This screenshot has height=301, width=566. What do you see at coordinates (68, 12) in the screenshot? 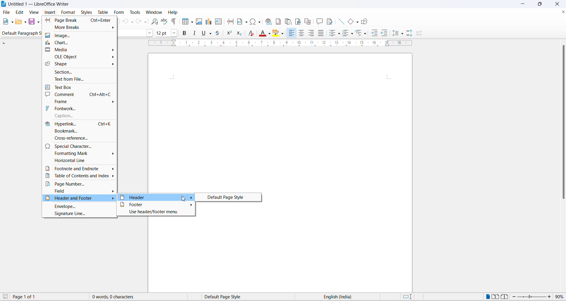
I see `format` at bounding box center [68, 12].